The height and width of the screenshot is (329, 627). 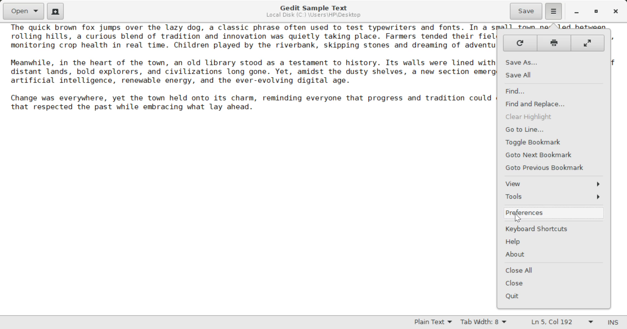 I want to click on File Location, so click(x=313, y=16).